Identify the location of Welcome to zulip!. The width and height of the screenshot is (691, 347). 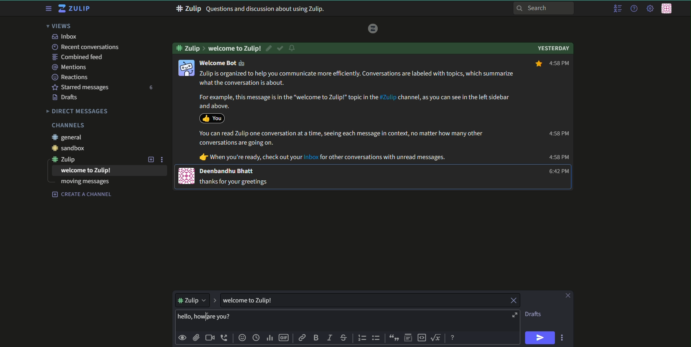
(235, 48).